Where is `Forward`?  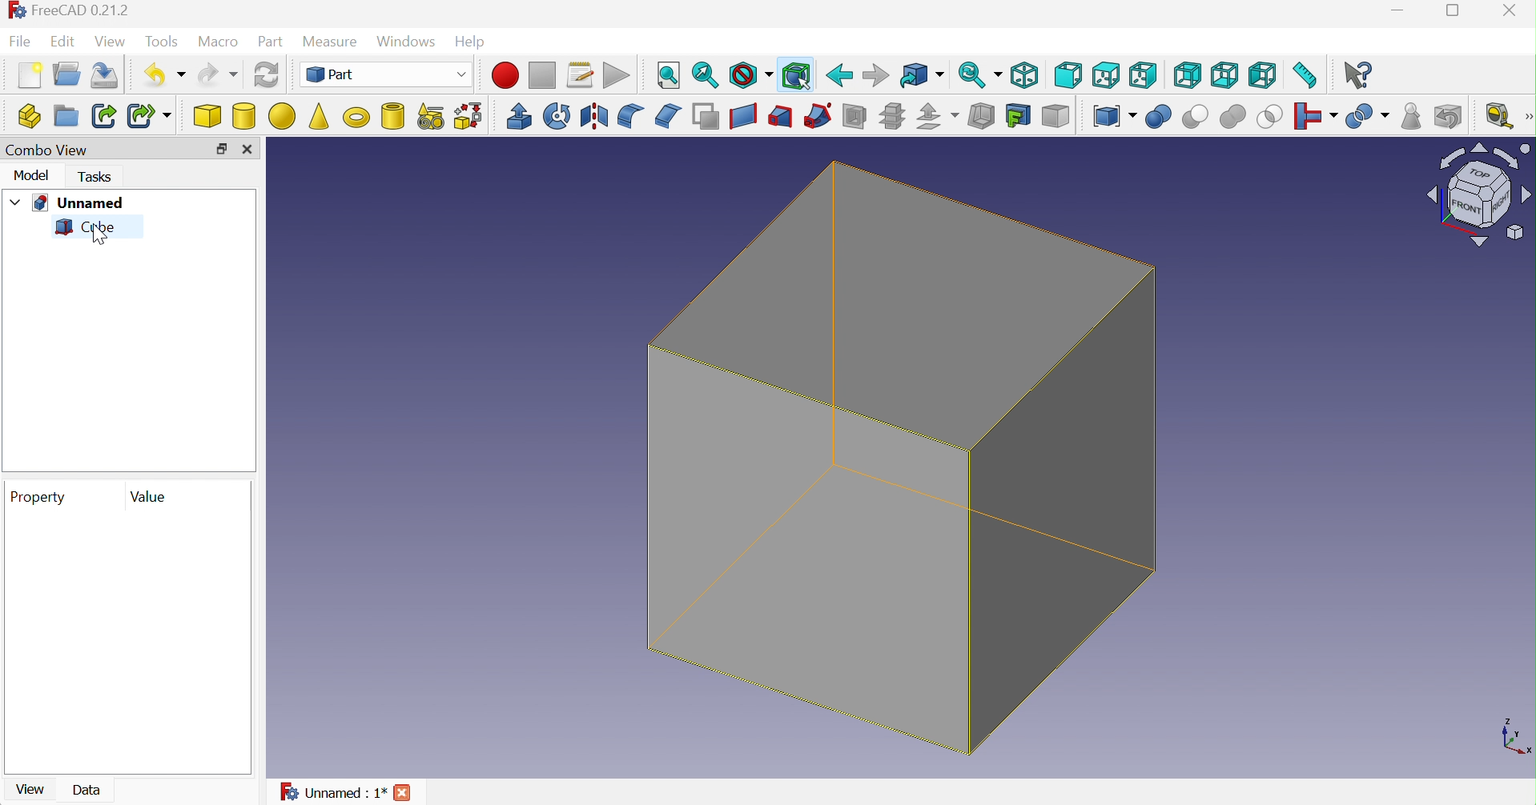
Forward is located at coordinates (875, 77).